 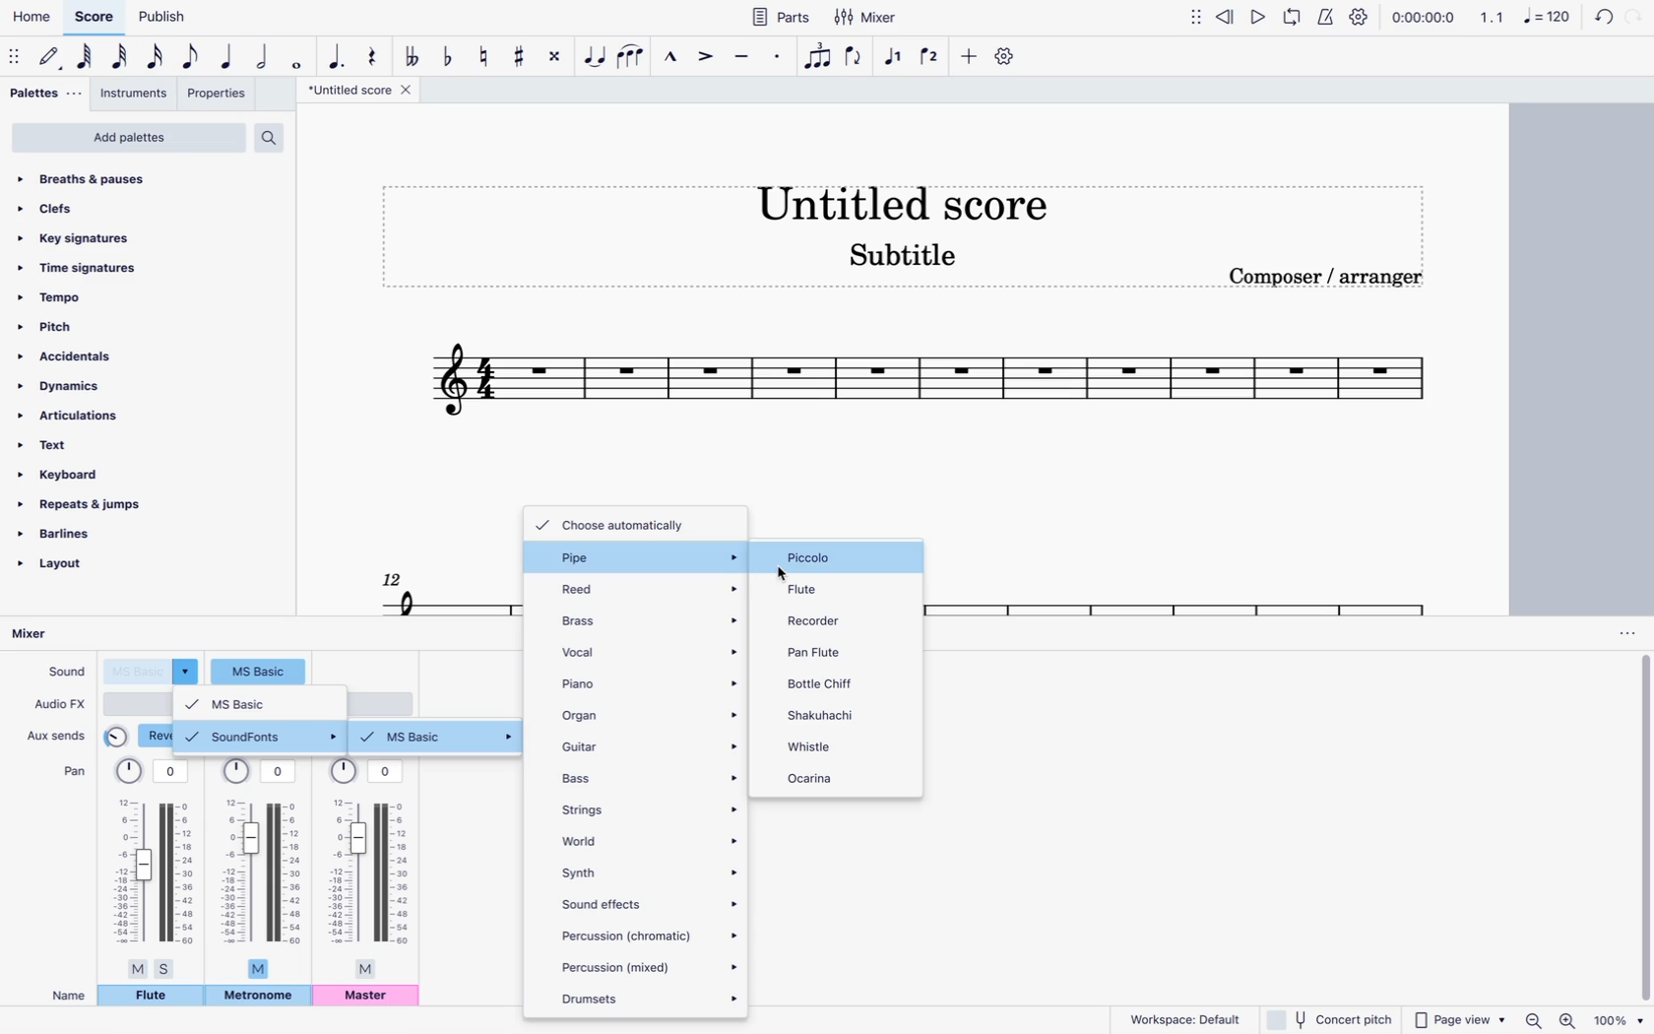 What do you see at coordinates (647, 997) in the screenshot?
I see `drumsets` at bounding box center [647, 997].